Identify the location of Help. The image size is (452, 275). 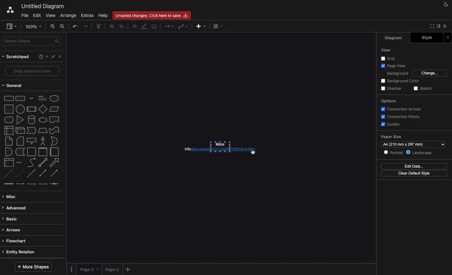
(103, 15).